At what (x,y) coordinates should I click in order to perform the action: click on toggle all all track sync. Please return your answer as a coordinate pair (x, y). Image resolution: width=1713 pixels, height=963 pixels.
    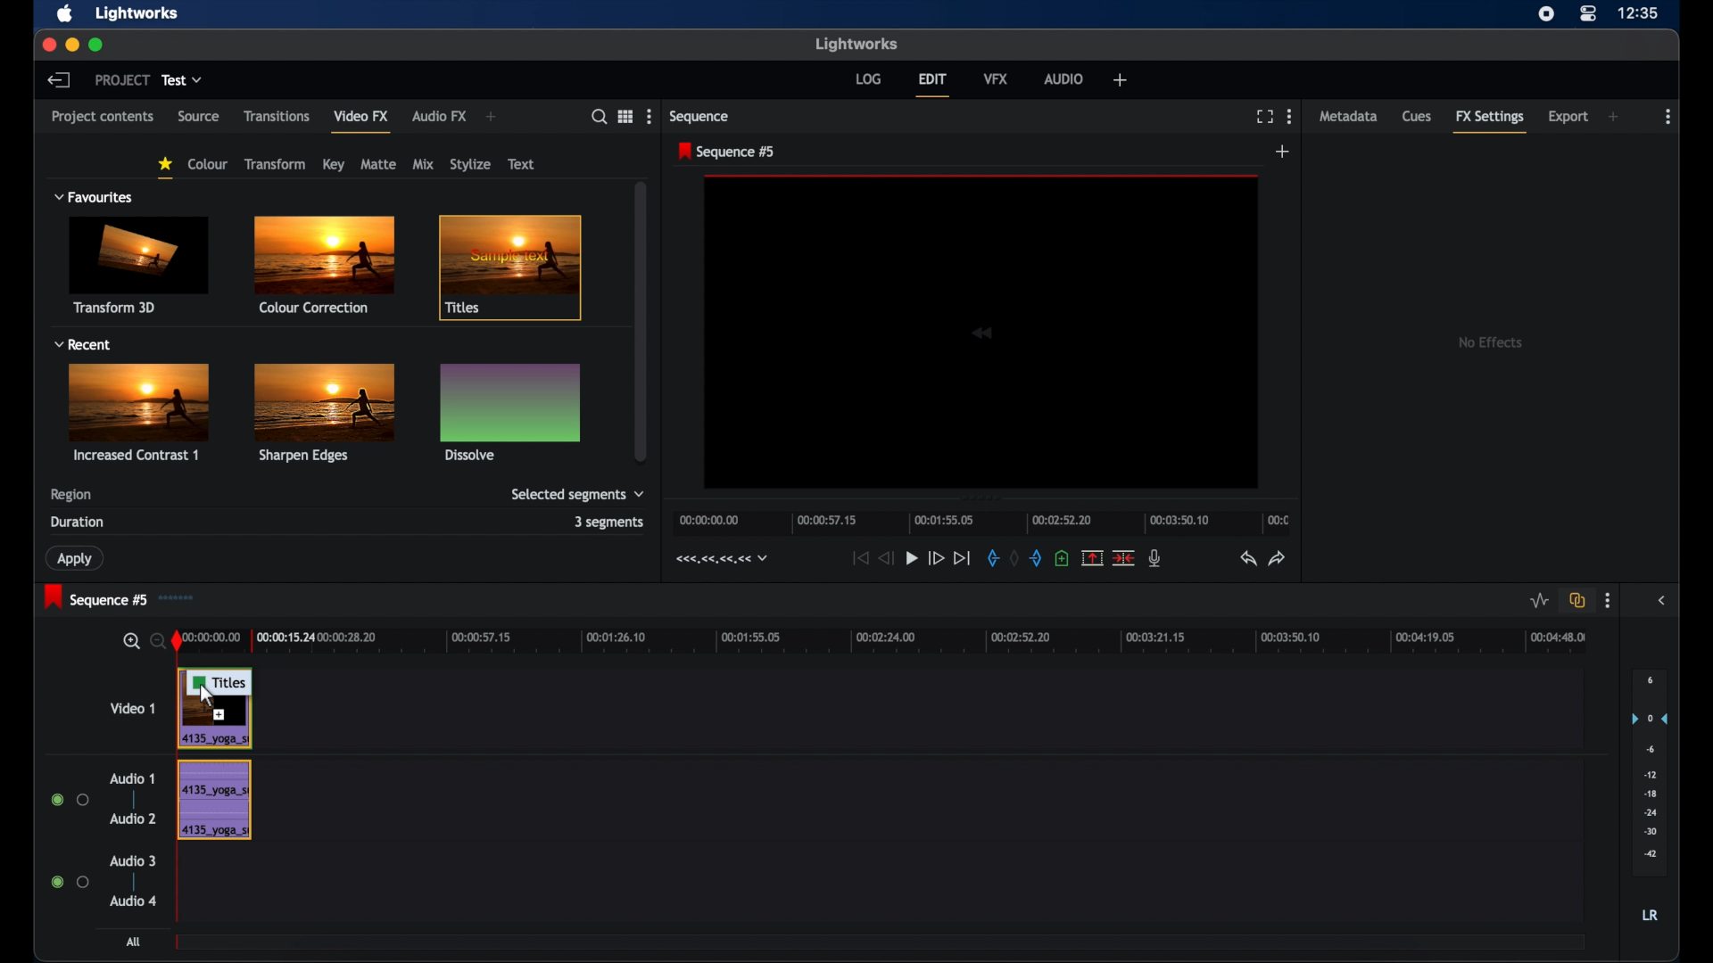
    Looking at the image, I should click on (1575, 601).